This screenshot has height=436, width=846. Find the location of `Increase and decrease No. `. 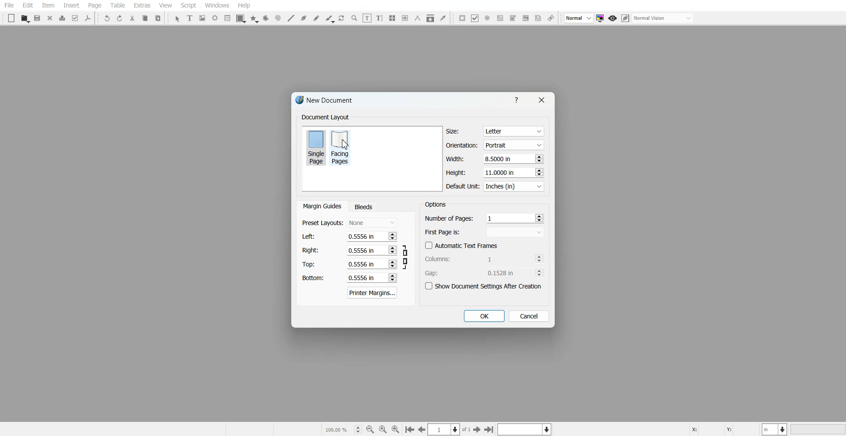

Increase and decrease No.  is located at coordinates (392, 277).